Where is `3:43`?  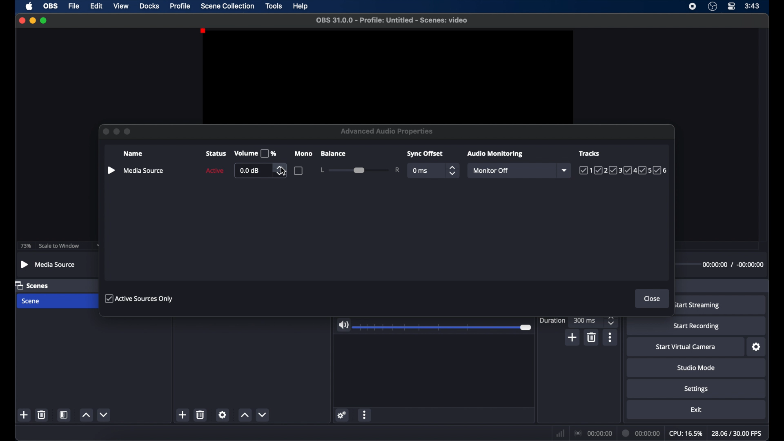
3:43 is located at coordinates (753, 6).